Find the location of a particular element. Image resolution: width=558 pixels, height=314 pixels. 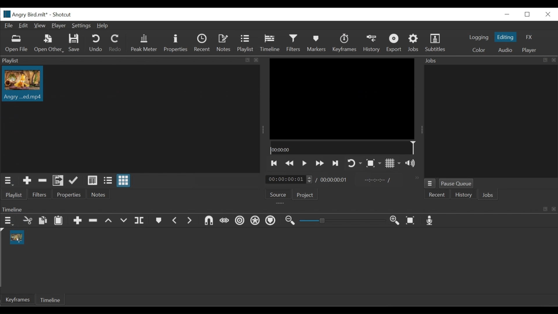

Previous marker is located at coordinates (175, 221).